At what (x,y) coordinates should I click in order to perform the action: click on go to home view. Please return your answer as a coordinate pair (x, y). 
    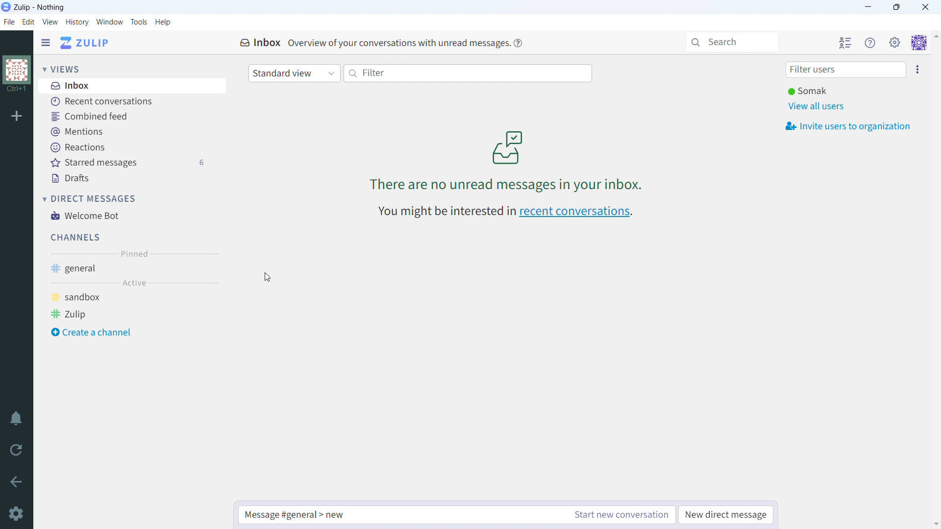
    Looking at the image, I should click on (85, 43).